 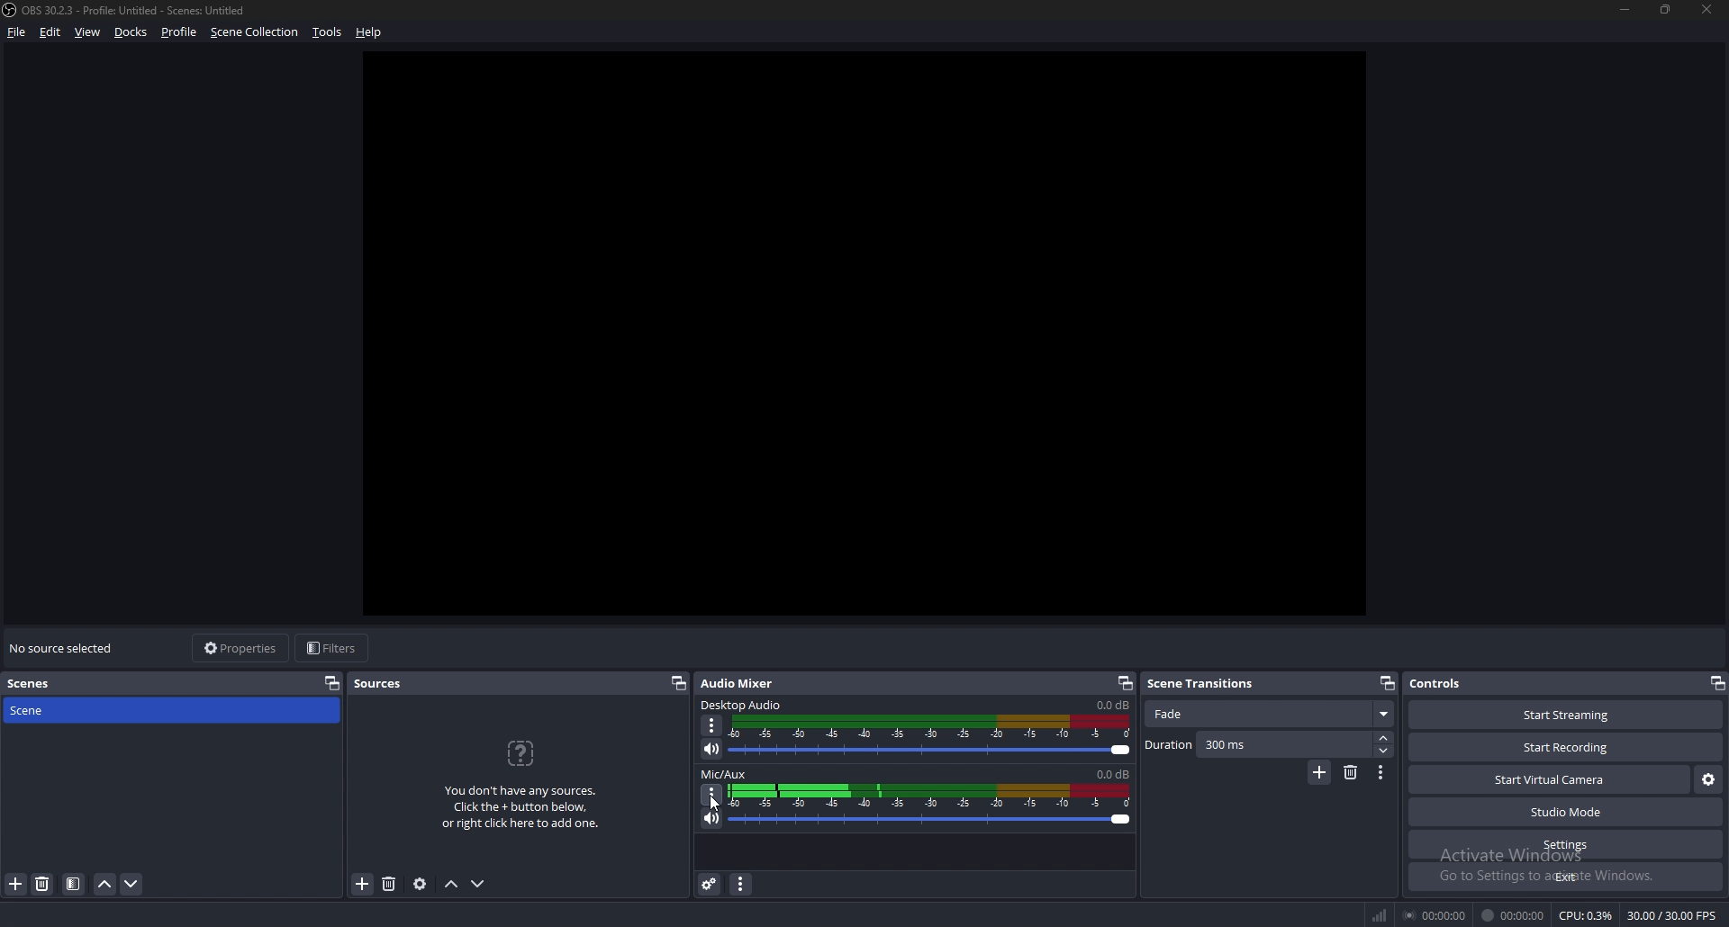 I want to click on exit, so click(x=1564, y=878).